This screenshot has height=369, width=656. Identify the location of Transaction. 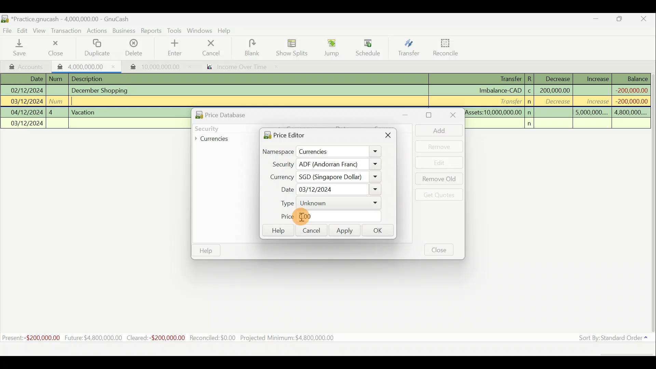
(68, 31).